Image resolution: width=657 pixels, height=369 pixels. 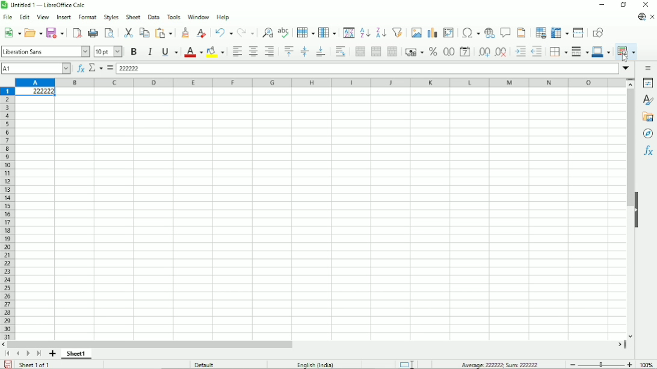 What do you see at coordinates (647, 133) in the screenshot?
I see `Navigator` at bounding box center [647, 133].